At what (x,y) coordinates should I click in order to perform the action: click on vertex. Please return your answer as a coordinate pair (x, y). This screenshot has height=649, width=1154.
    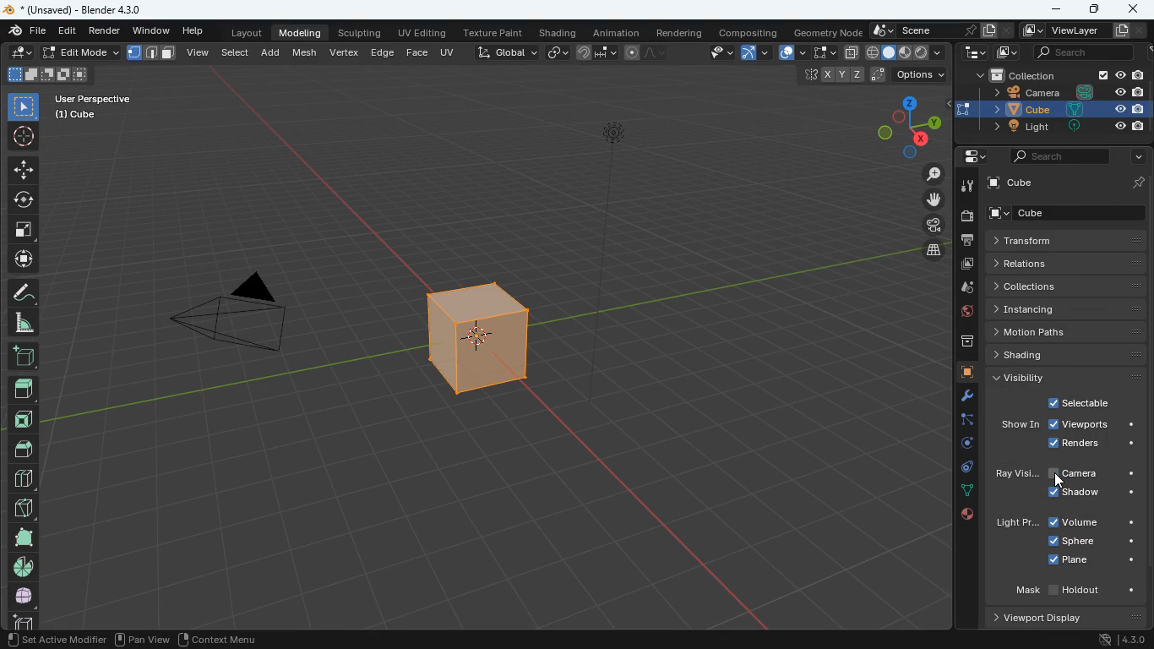
    Looking at the image, I should click on (344, 55).